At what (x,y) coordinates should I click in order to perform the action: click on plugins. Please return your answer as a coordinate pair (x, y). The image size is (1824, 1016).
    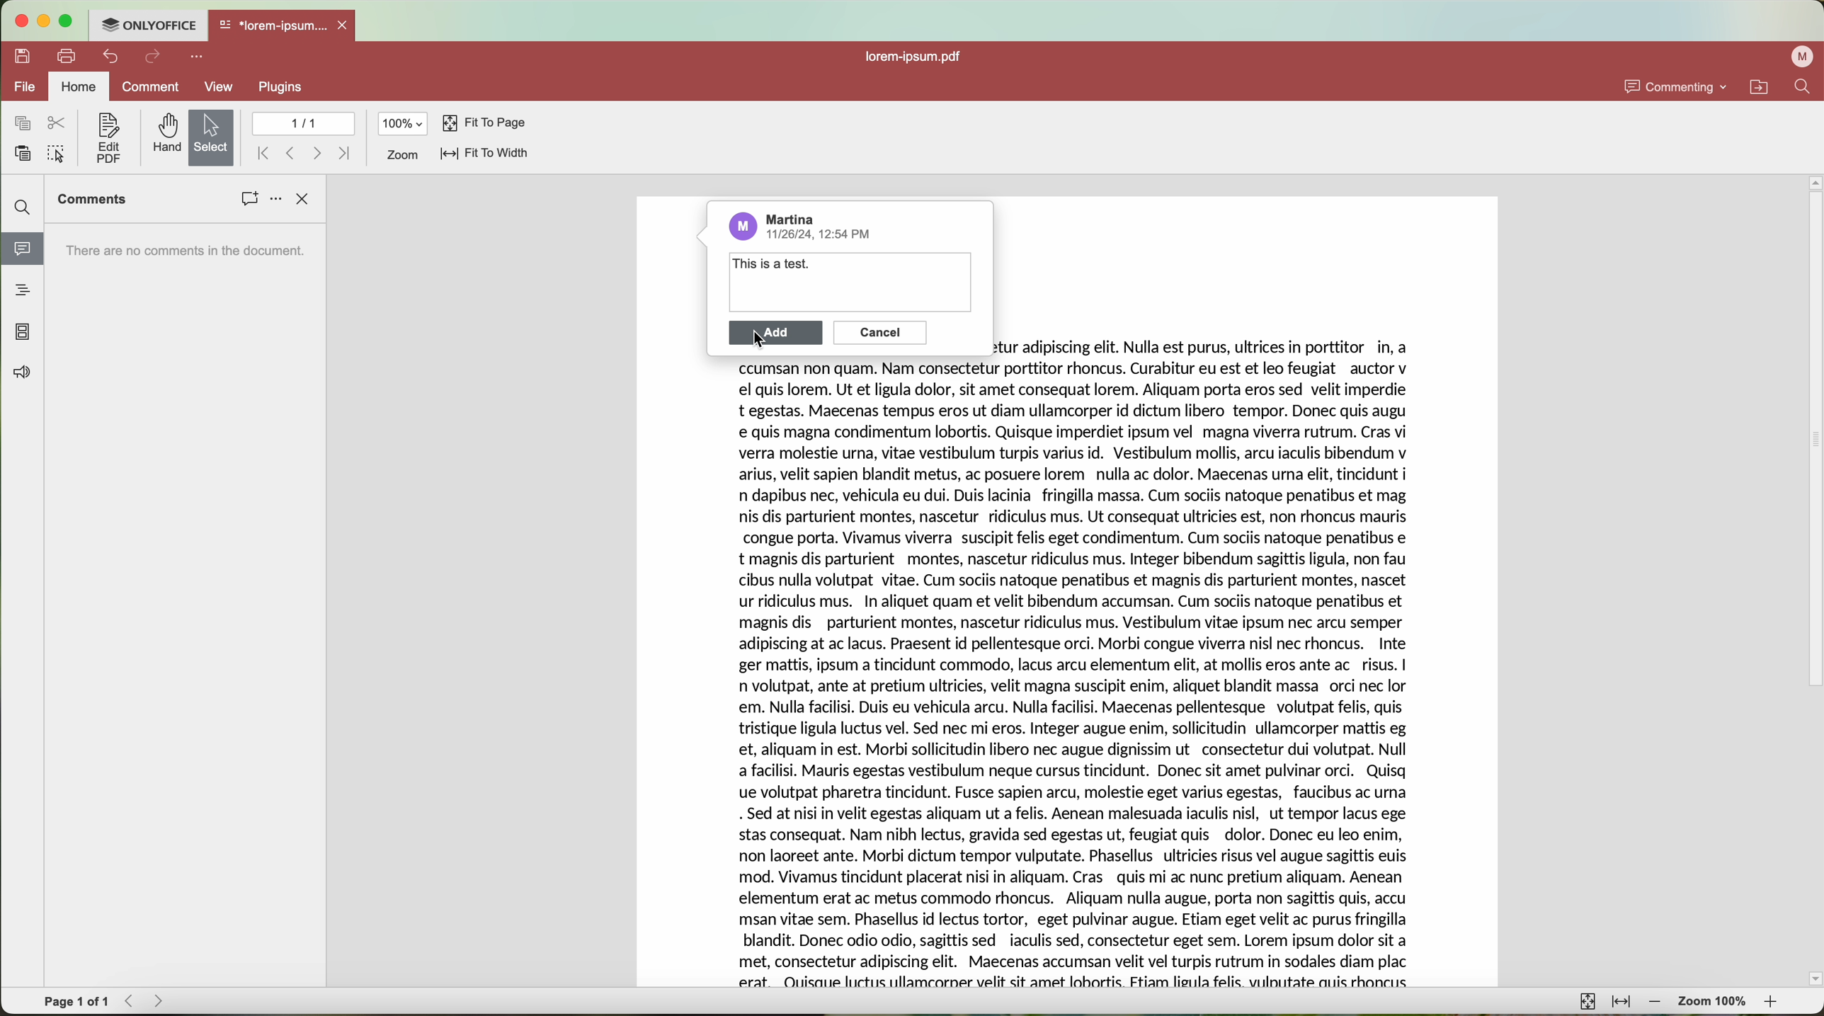
    Looking at the image, I should click on (279, 89).